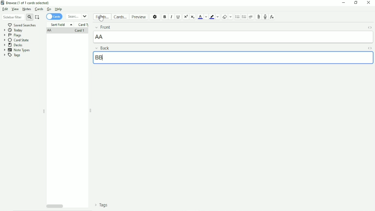 The width and height of the screenshot is (375, 211). What do you see at coordinates (206, 17) in the screenshot?
I see `Change color` at bounding box center [206, 17].